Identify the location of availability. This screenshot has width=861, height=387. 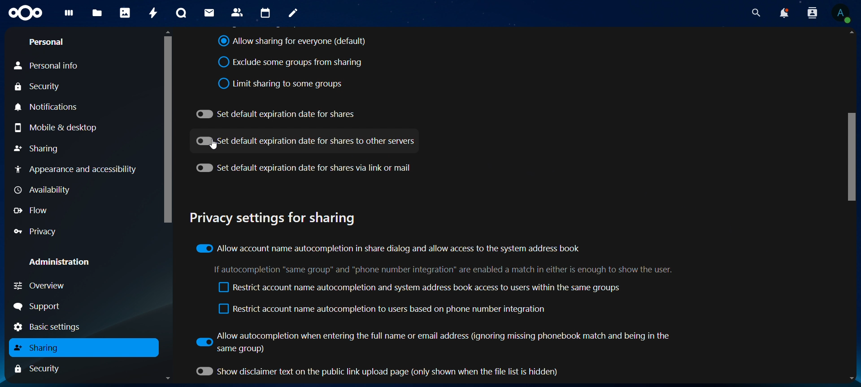
(43, 190).